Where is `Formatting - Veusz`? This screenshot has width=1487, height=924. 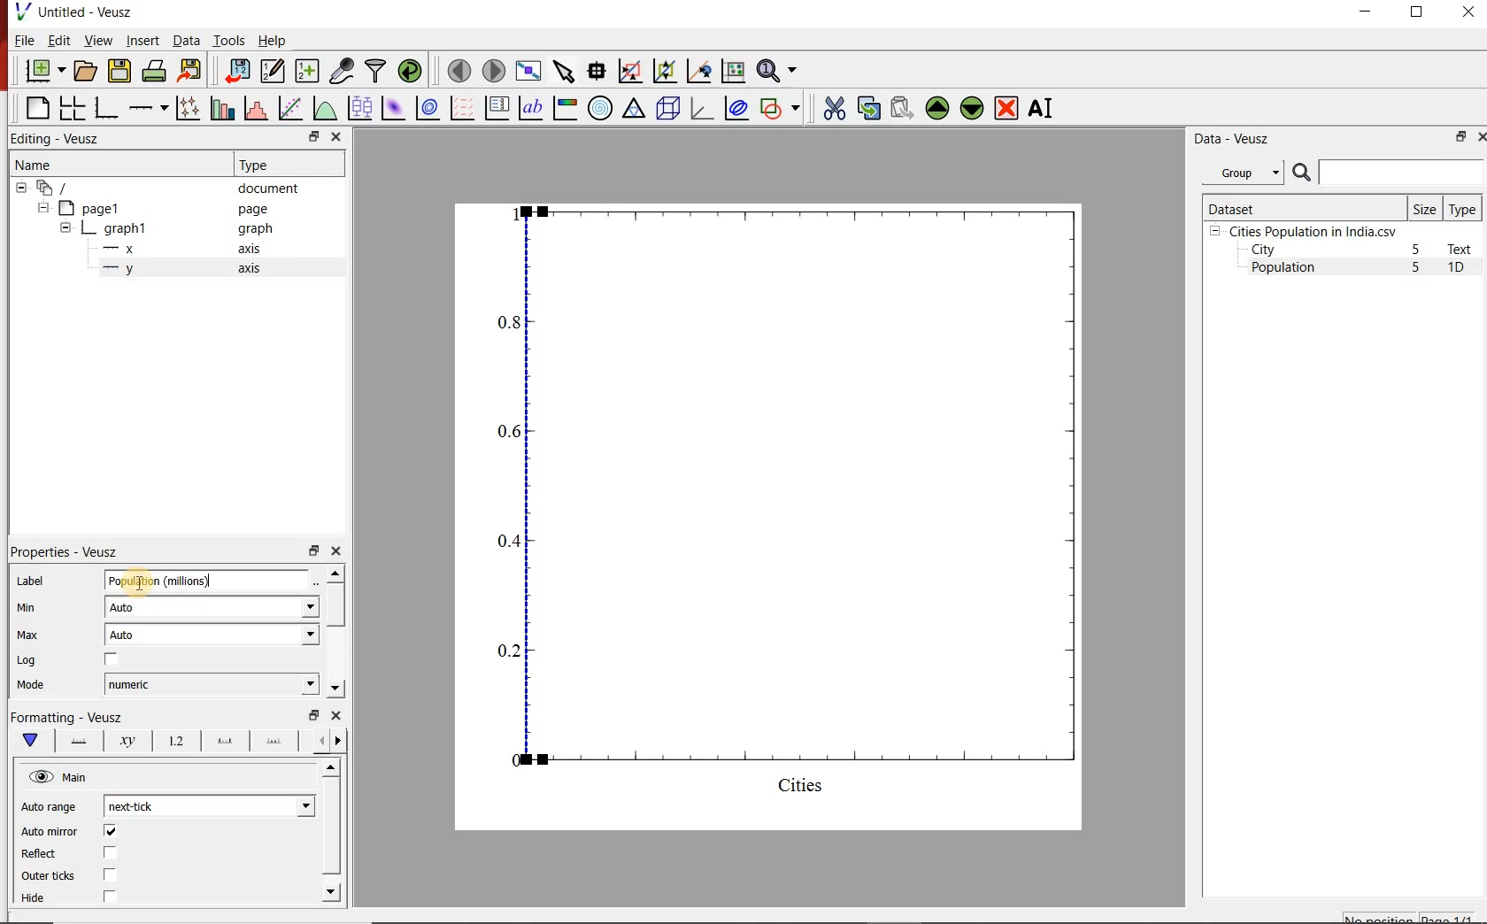 Formatting - Veusz is located at coordinates (68, 718).